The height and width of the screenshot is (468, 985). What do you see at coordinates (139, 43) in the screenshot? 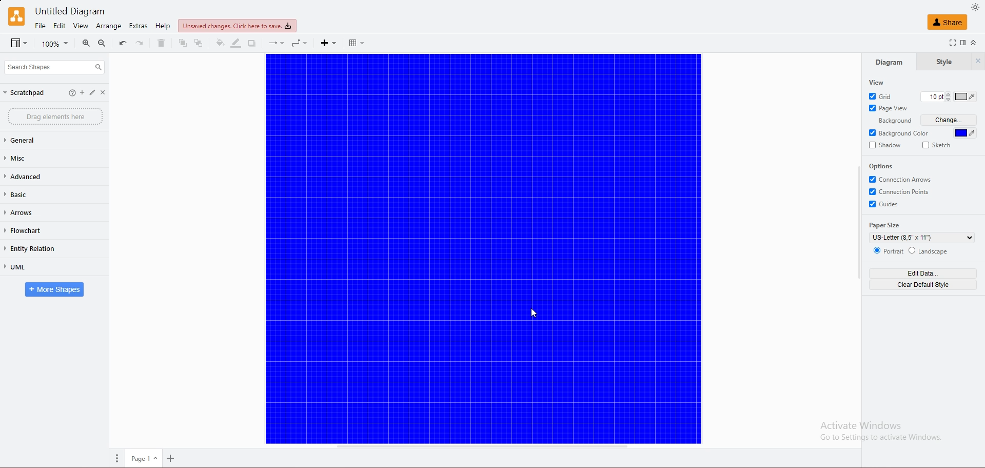
I see `redo` at bounding box center [139, 43].